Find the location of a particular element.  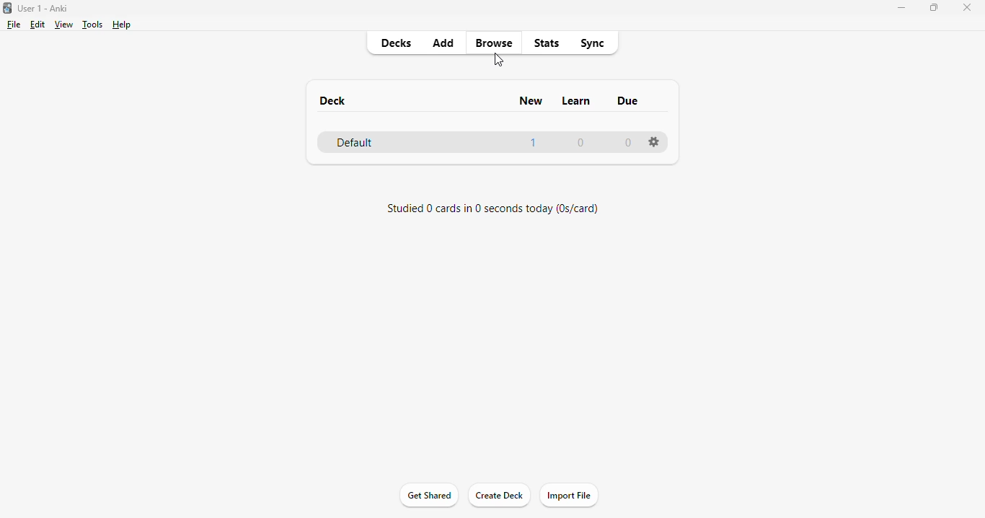

minimize is located at coordinates (902, 7).